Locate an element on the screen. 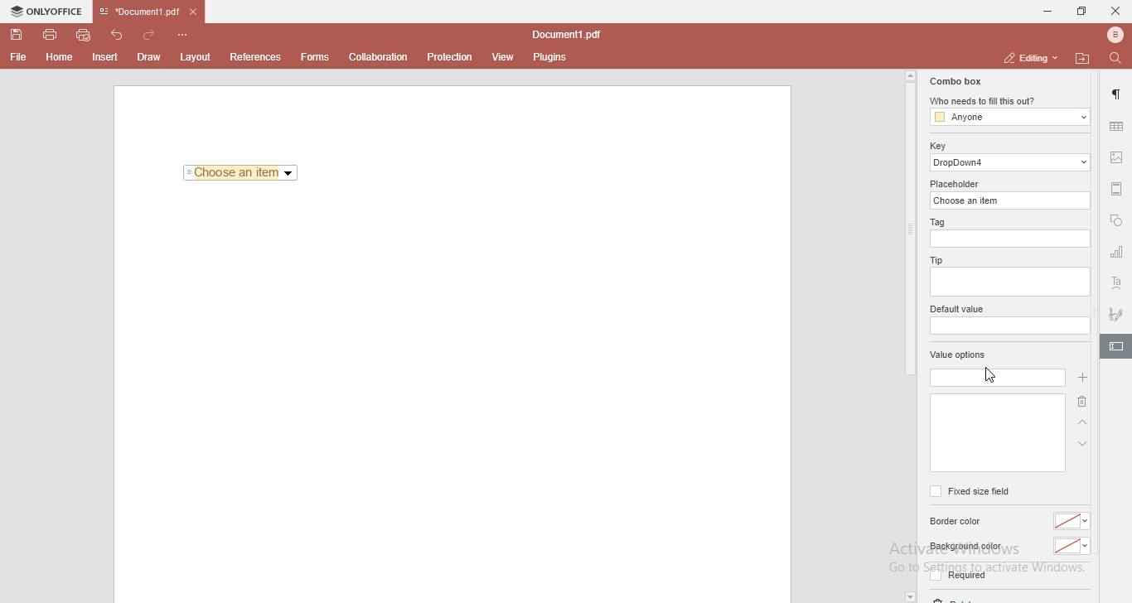  who needs to fill this out? is located at coordinates (1008, 102).